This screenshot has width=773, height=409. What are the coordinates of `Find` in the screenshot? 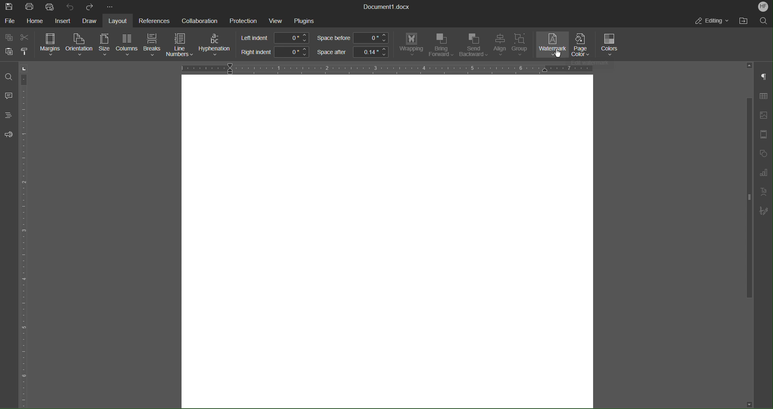 It's located at (8, 77).